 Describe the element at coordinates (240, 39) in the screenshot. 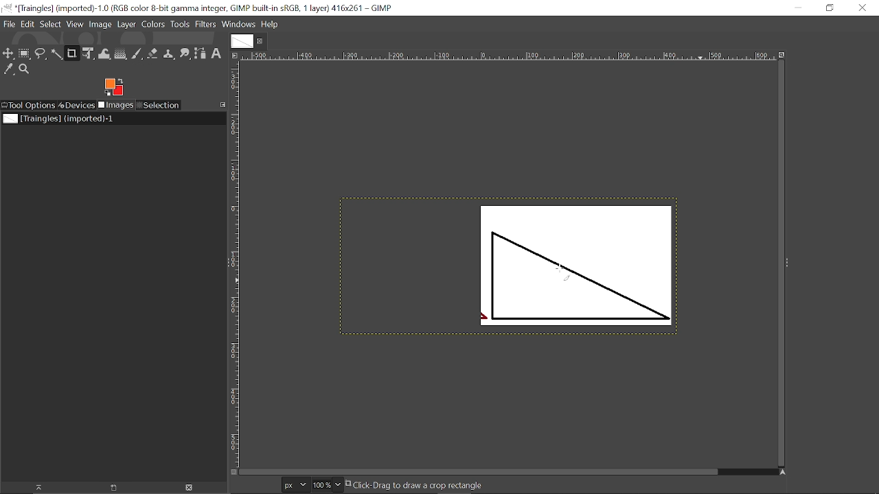

I see `Current tab` at that location.